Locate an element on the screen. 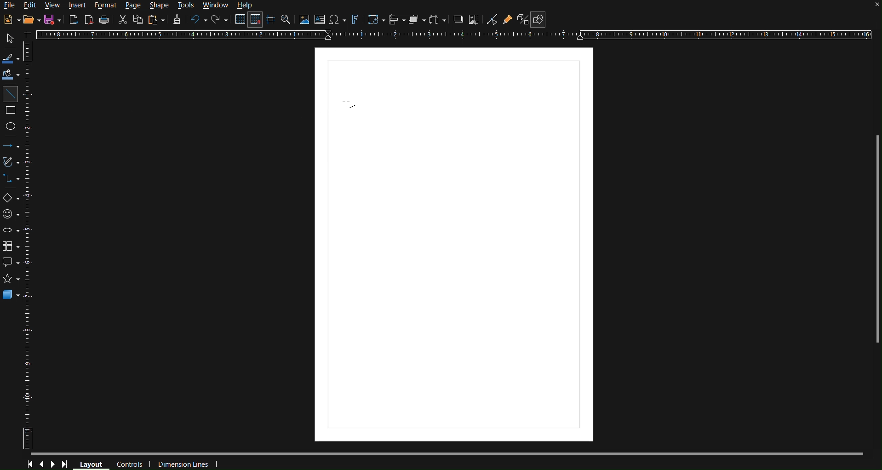  Basic Shapes is located at coordinates (11, 198).